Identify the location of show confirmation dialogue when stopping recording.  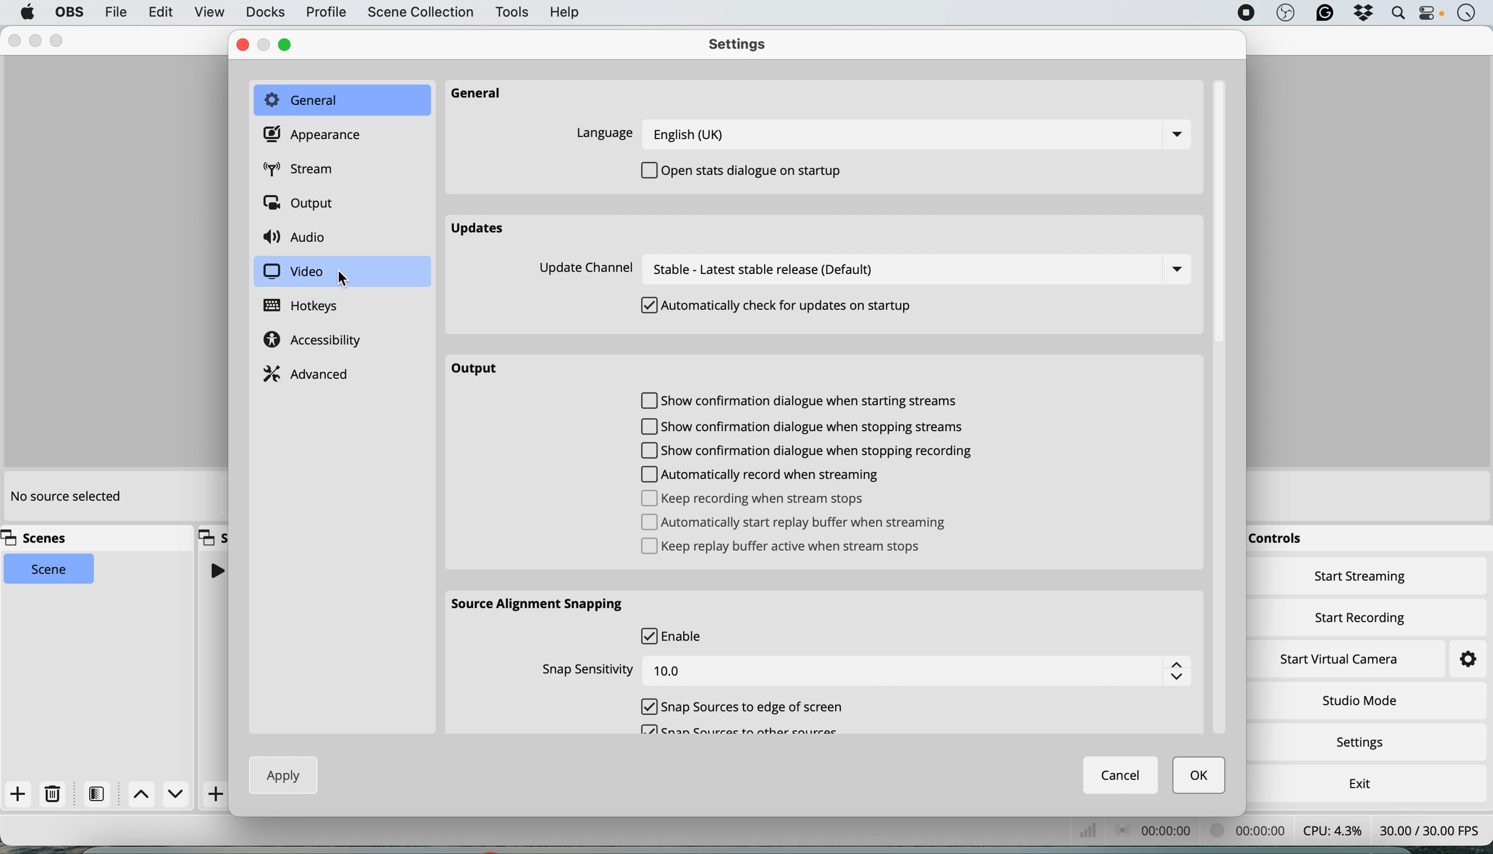
(817, 451).